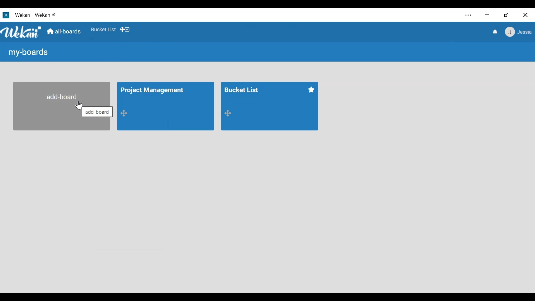  I want to click on My boards, so click(27, 53).